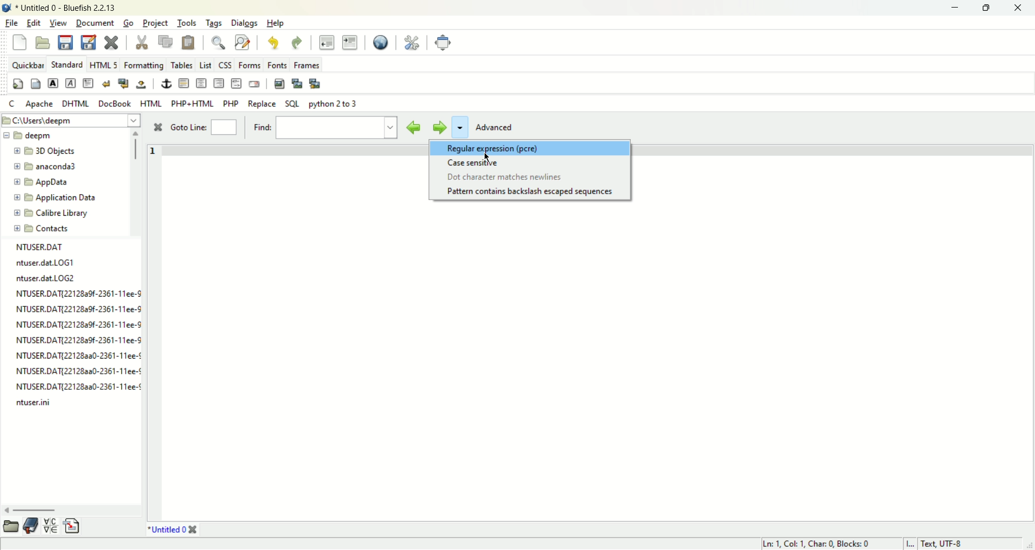  Describe the element at coordinates (27, 65) in the screenshot. I see `quickbar` at that location.